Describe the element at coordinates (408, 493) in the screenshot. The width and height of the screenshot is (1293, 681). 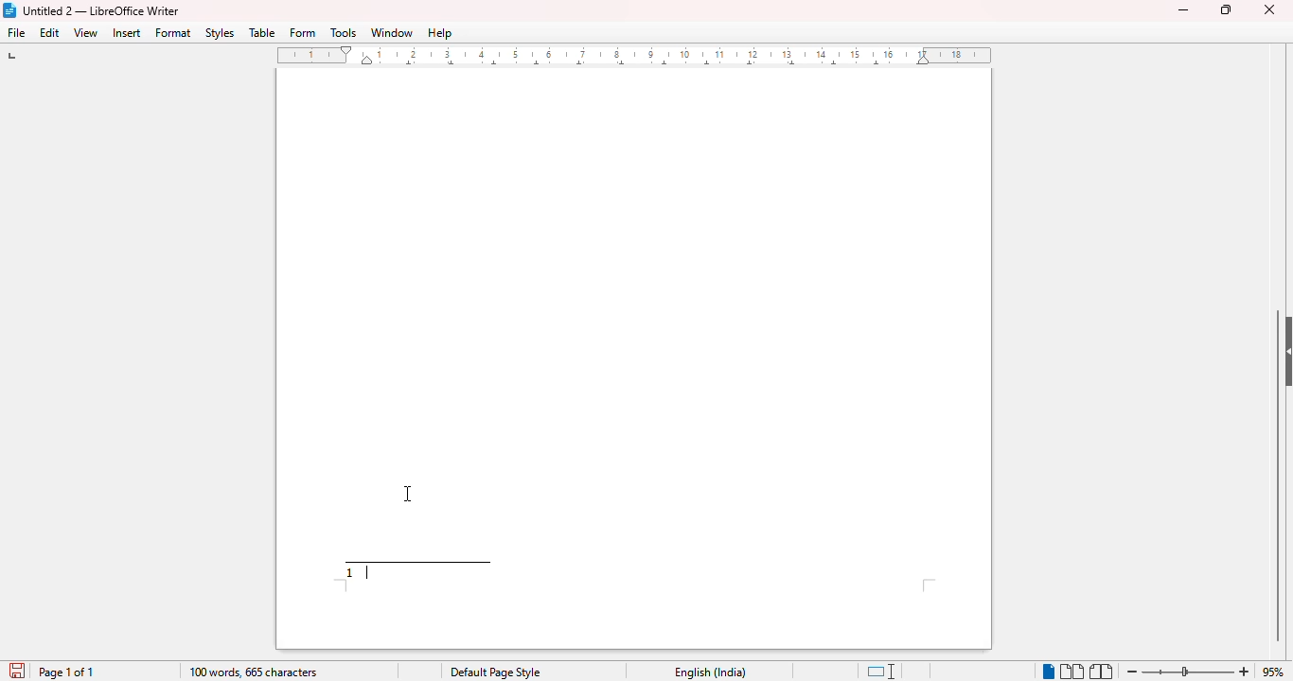
I see `cursor` at that location.